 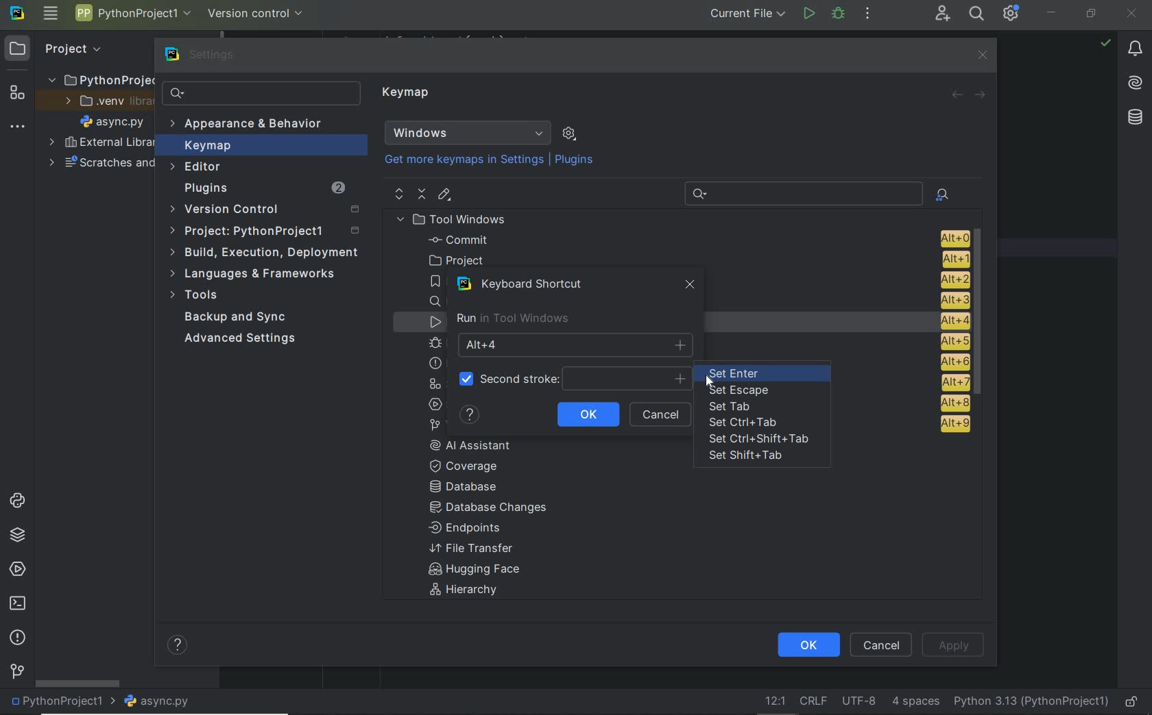 I want to click on File Encoding, so click(x=860, y=702).